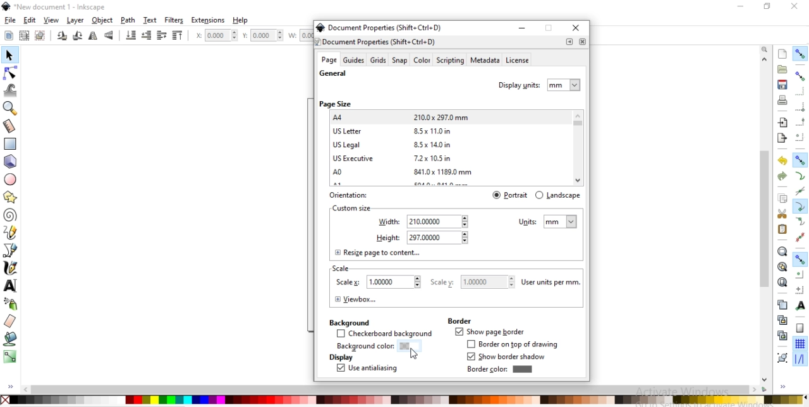  Describe the element at coordinates (10, 320) in the screenshot. I see `erase existing paths` at that location.